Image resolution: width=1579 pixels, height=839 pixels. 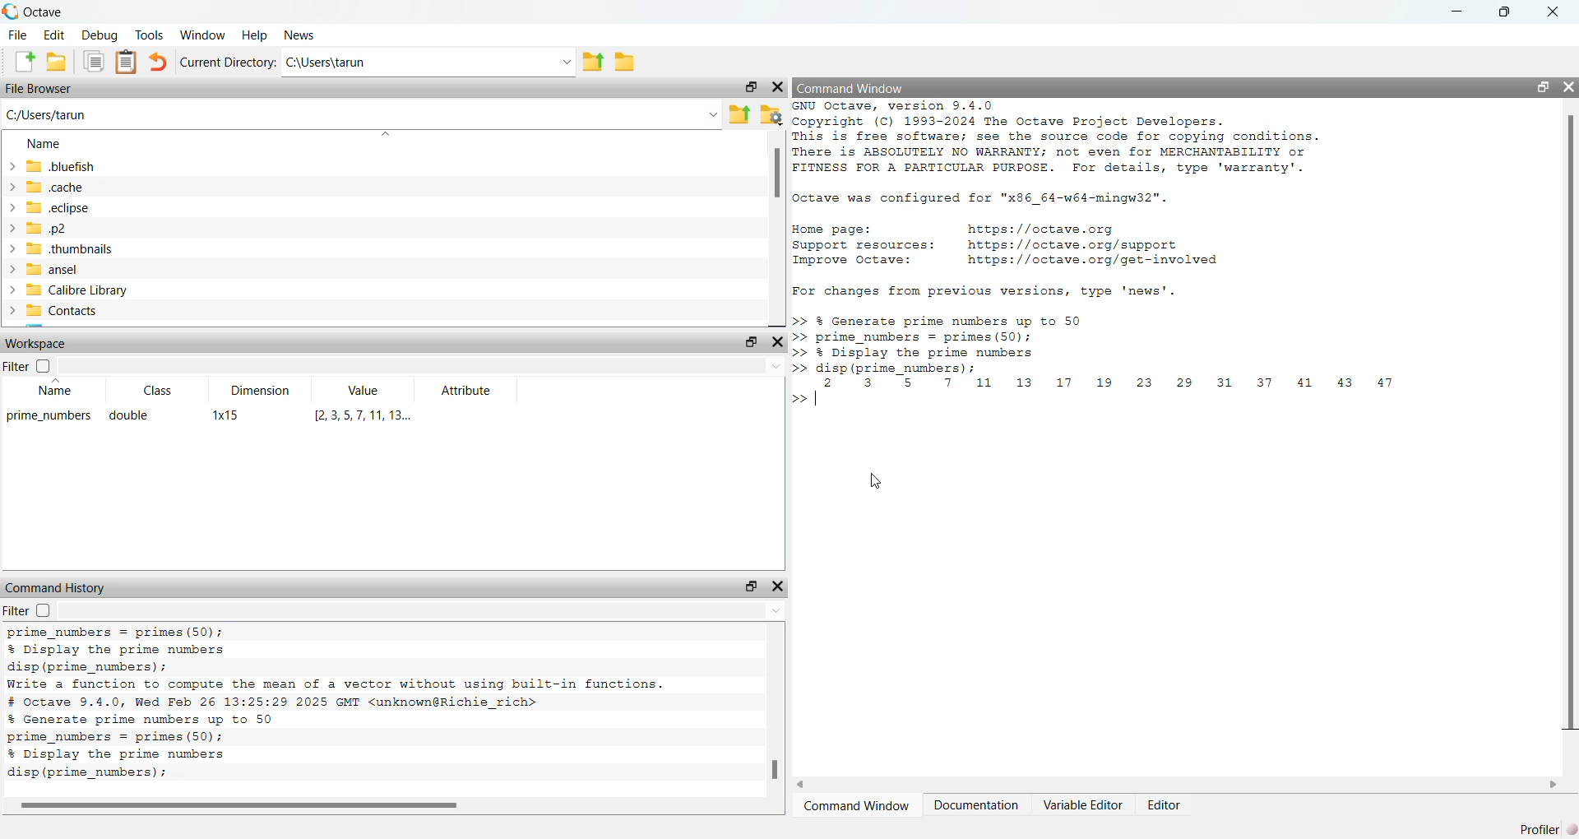 What do you see at coordinates (797, 400) in the screenshot?
I see `>>` at bounding box center [797, 400].